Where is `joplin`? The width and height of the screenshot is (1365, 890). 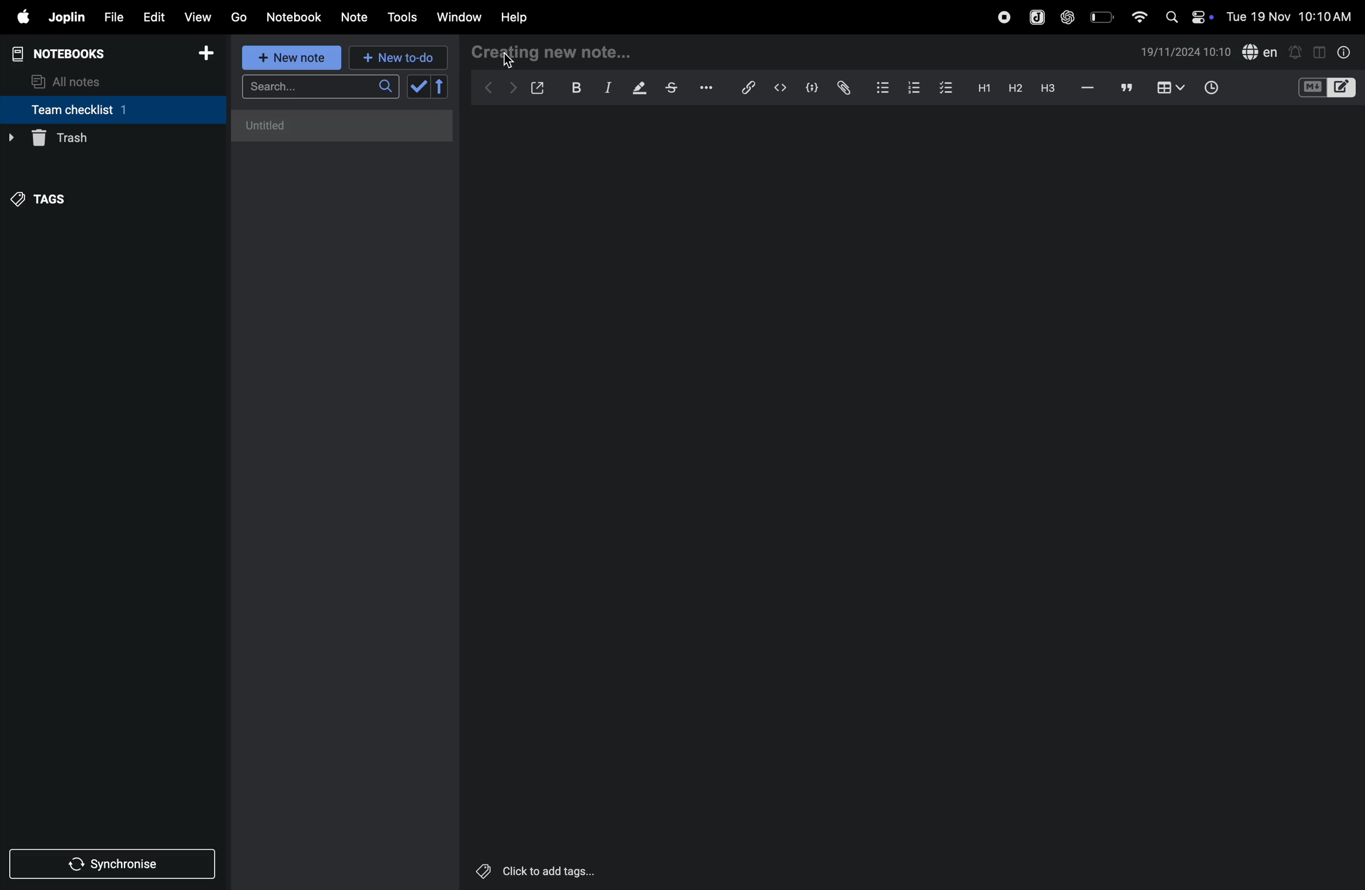 joplin is located at coordinates (1033, 15).